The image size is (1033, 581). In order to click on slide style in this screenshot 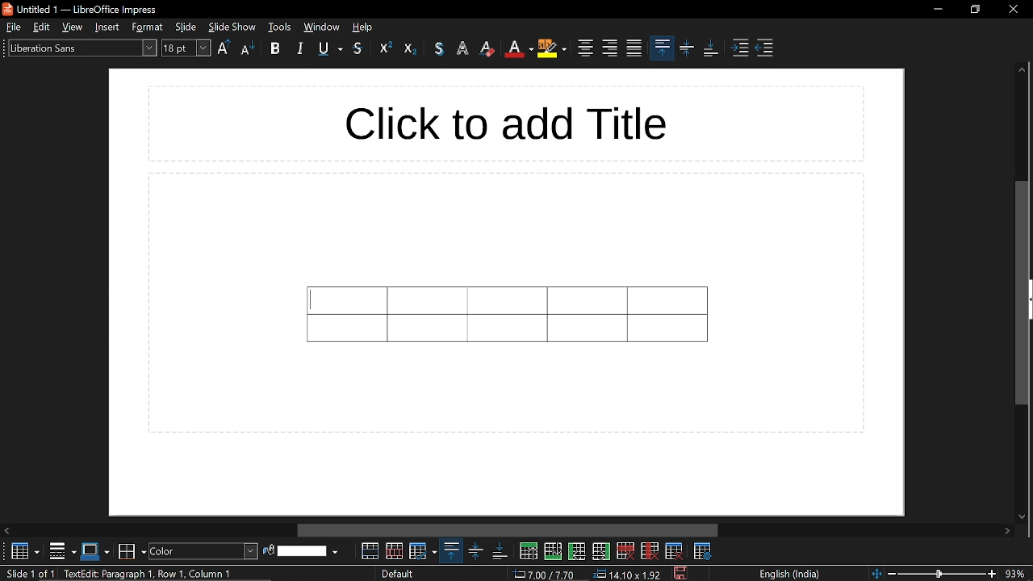, I will do `click(399, 574)`.